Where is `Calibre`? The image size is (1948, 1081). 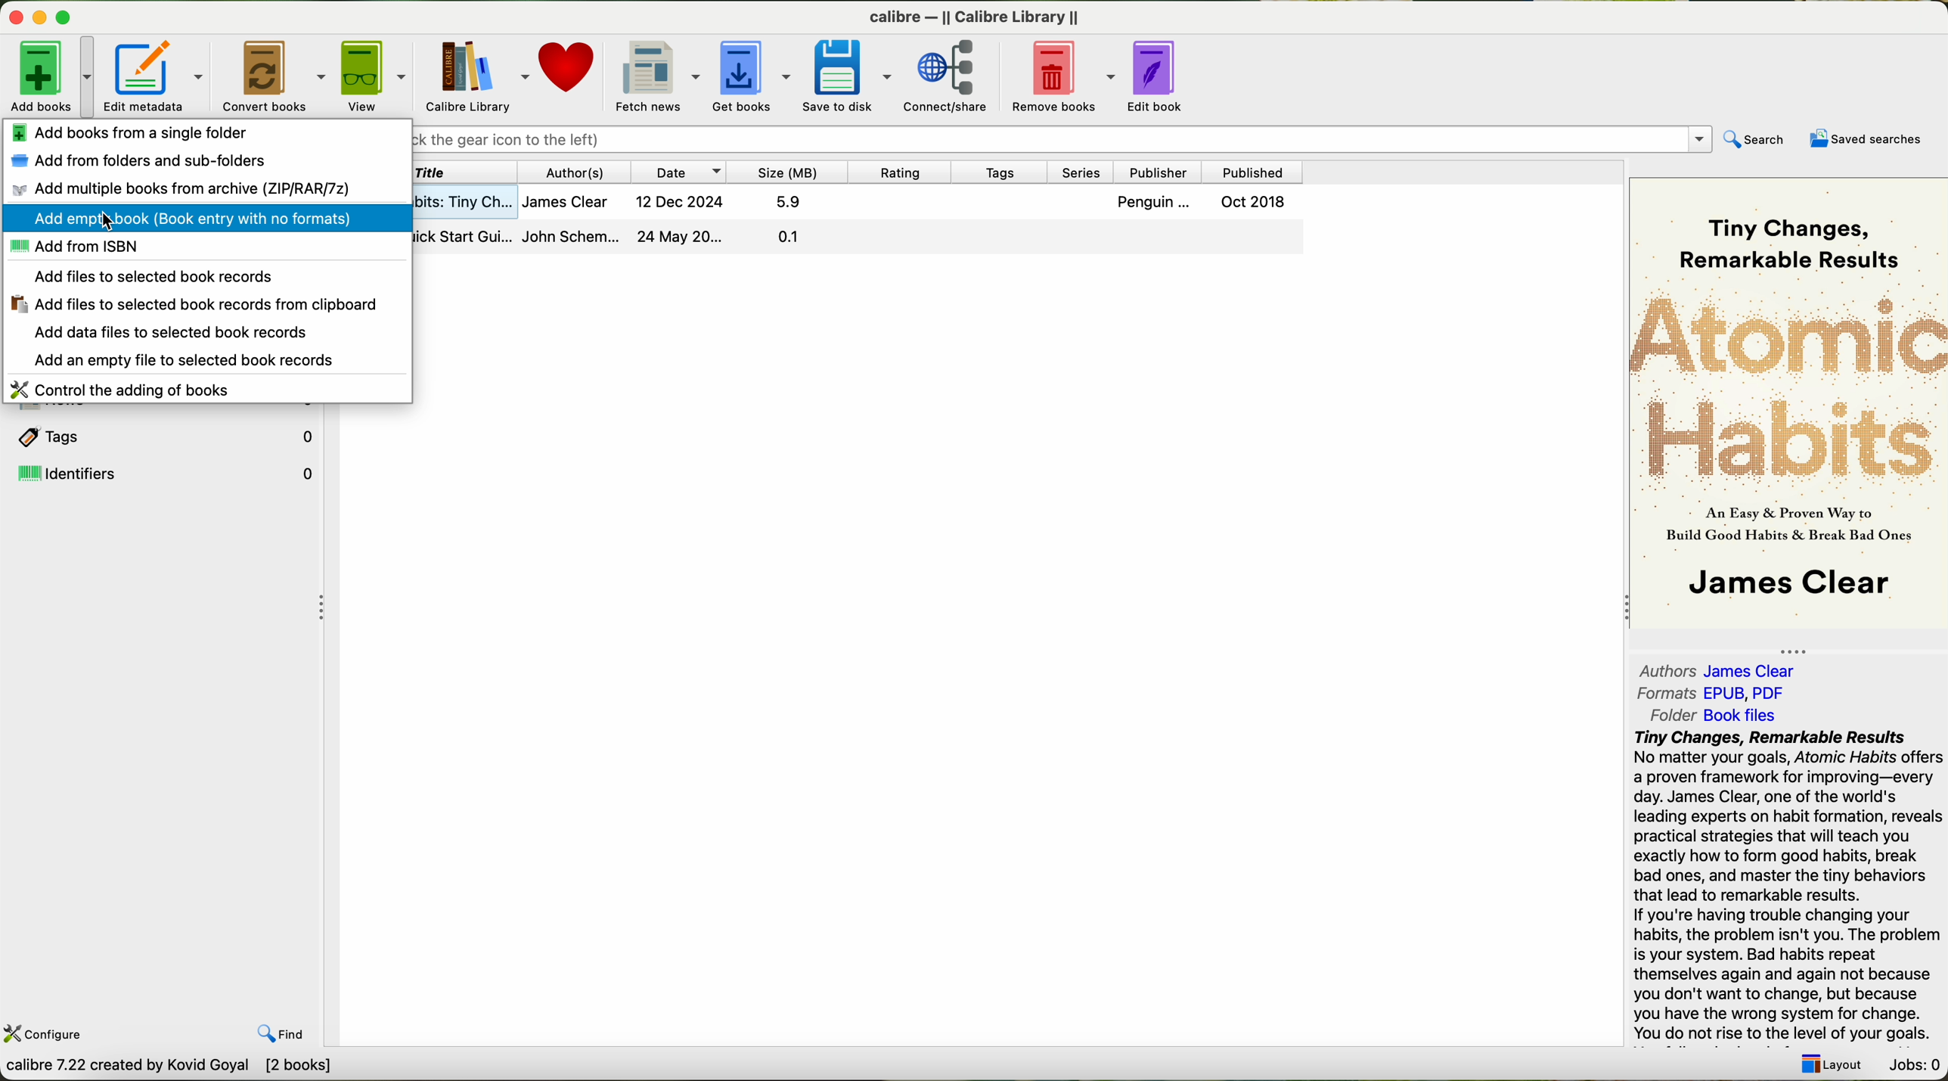
Calibre is located at coordinates (980, 18).